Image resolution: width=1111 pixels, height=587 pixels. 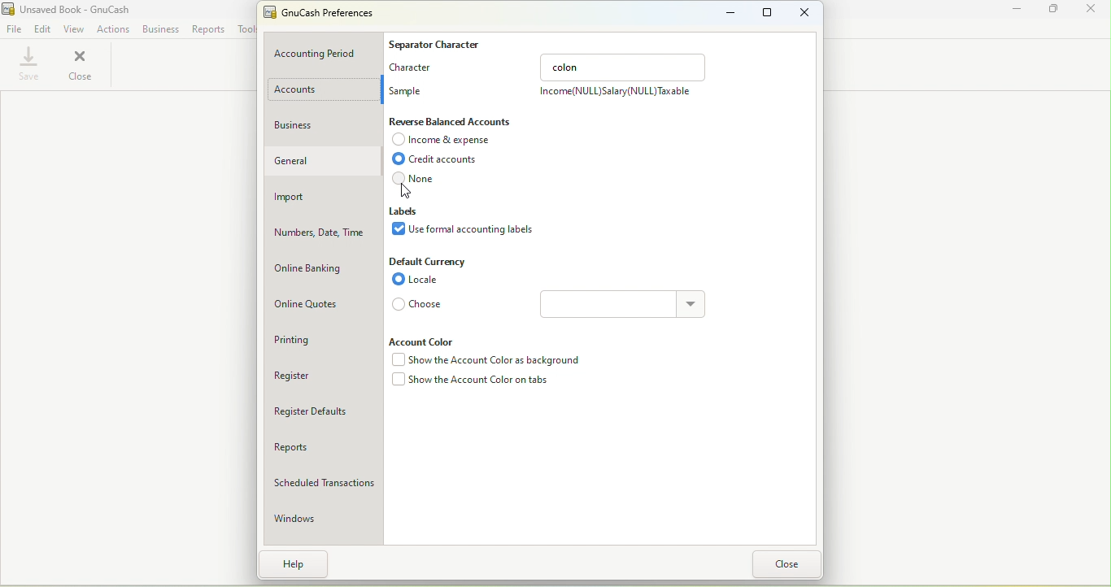 I want to click on Text box, so click(x=603, y=305).